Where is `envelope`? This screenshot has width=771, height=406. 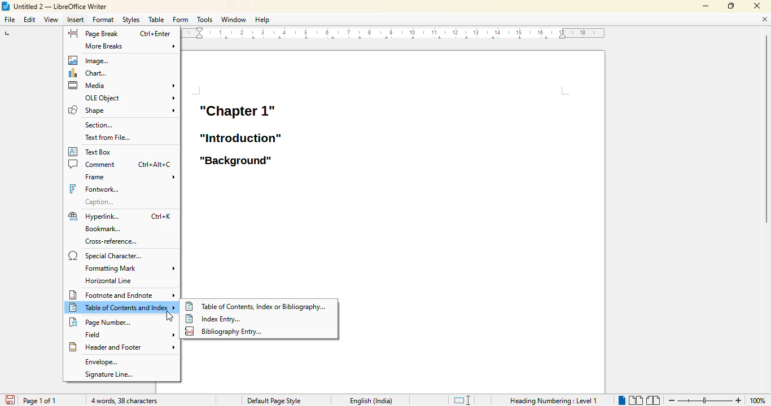 envelope is located at coordinates (102, 363).